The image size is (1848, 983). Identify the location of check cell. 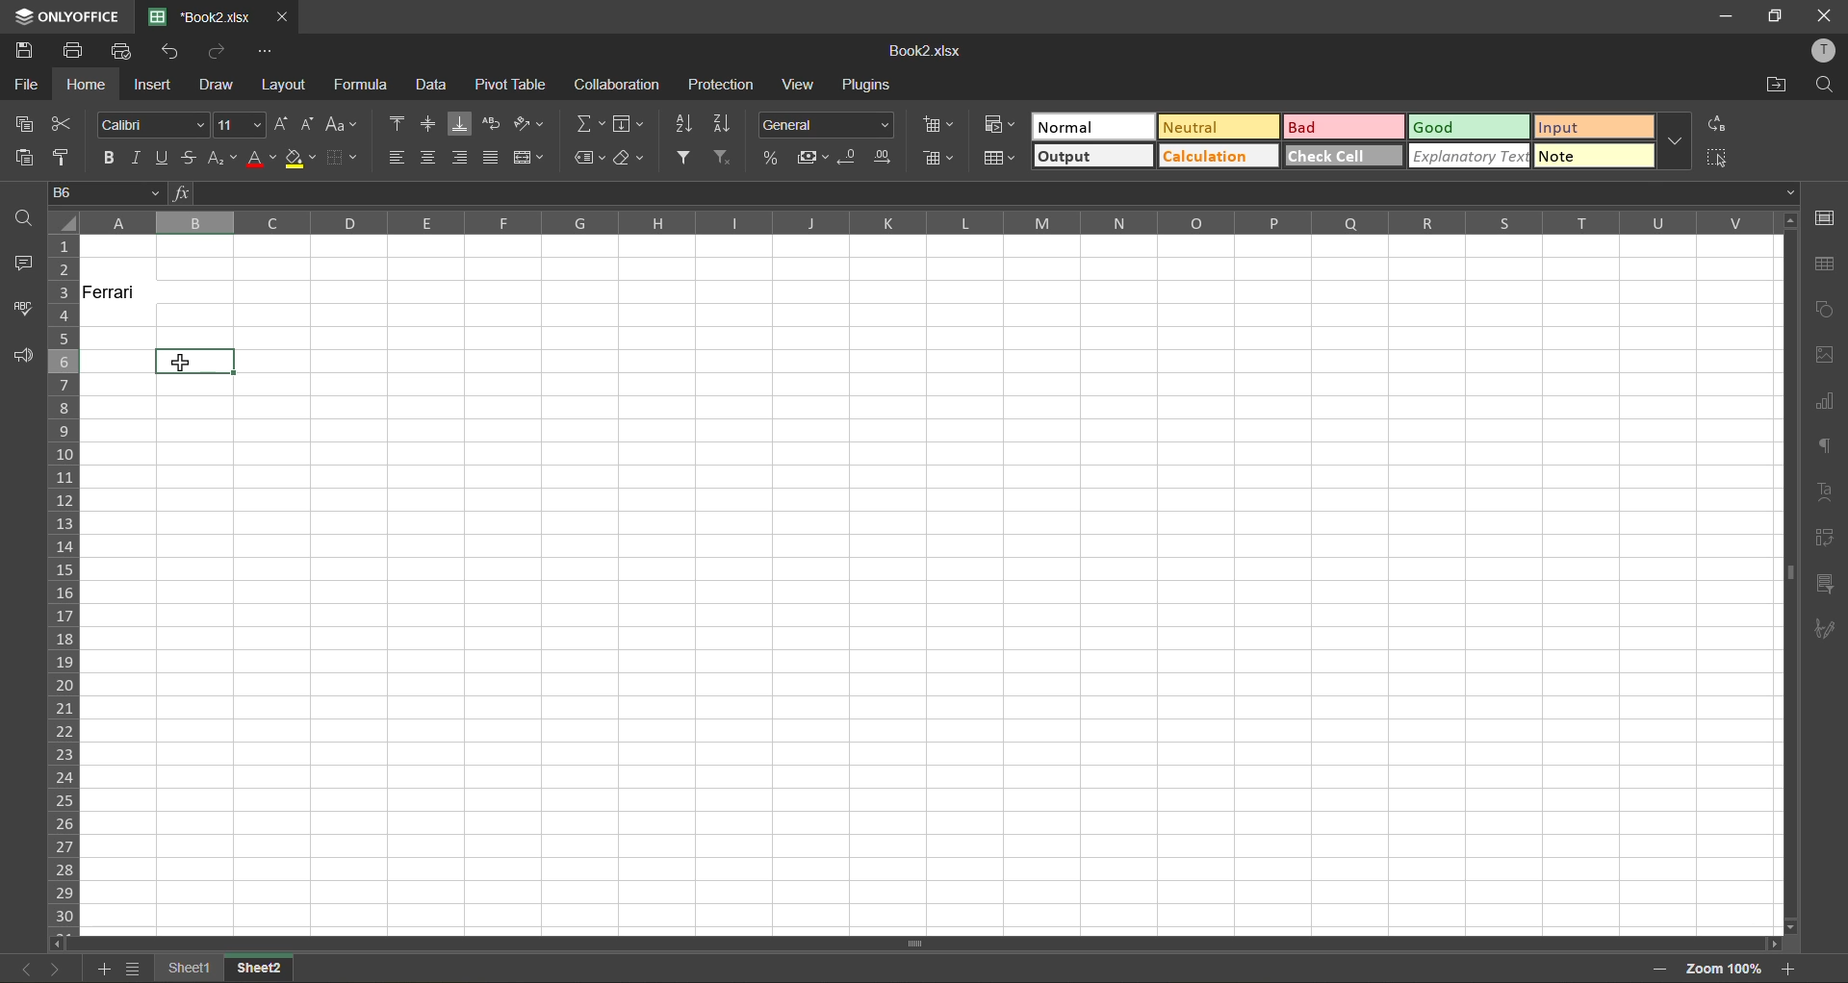
(1345, 155).